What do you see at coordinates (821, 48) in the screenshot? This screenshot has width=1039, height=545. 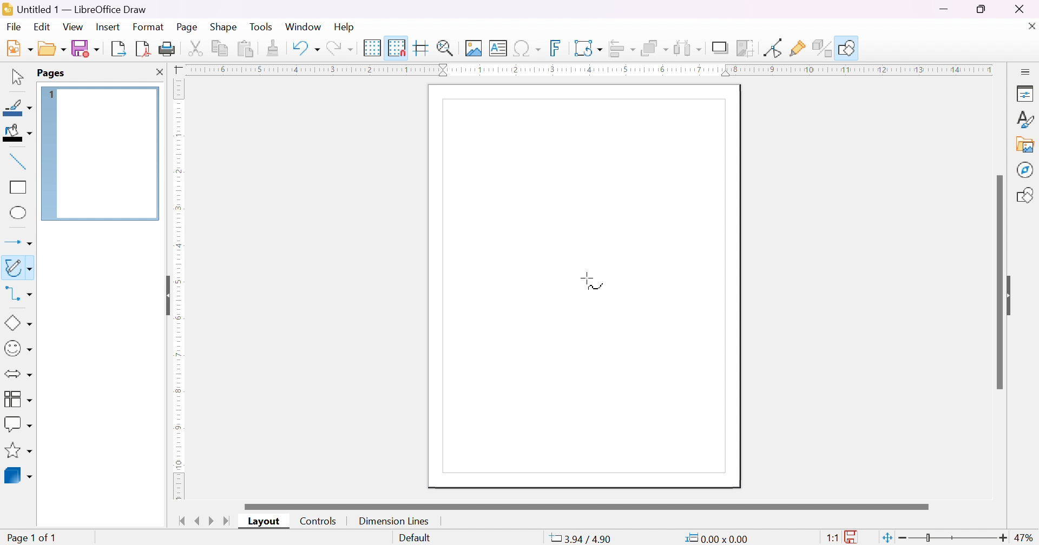 I see `toggle extrusion` at bounding box center [821, 48].